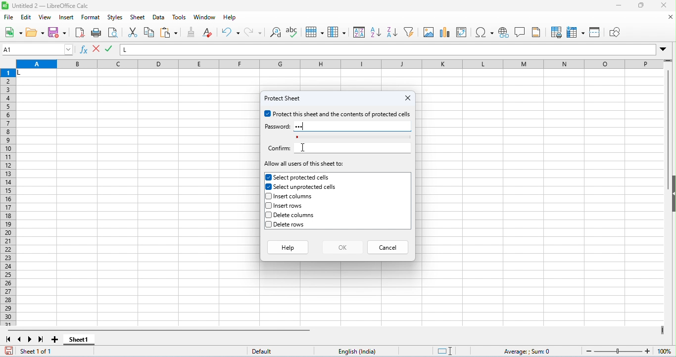  I want to click on drag to view next columns, so click(662, 330).